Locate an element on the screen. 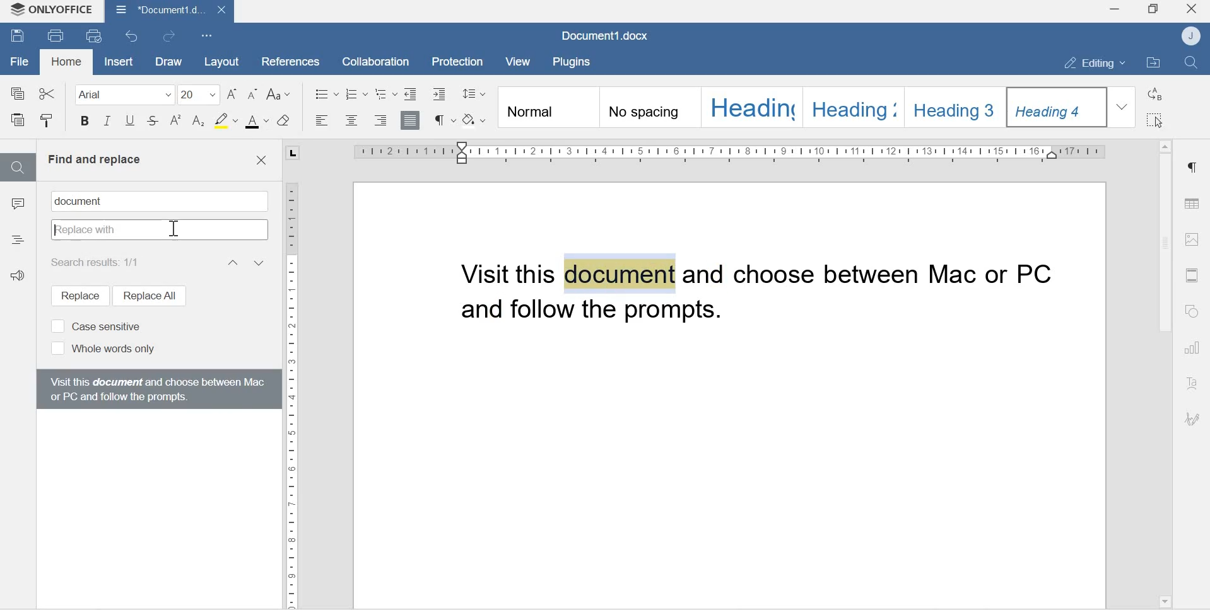 Image resolution: width=1210 pixels, height=610 pixels. Shapes is located at coordinates (1194, 312).